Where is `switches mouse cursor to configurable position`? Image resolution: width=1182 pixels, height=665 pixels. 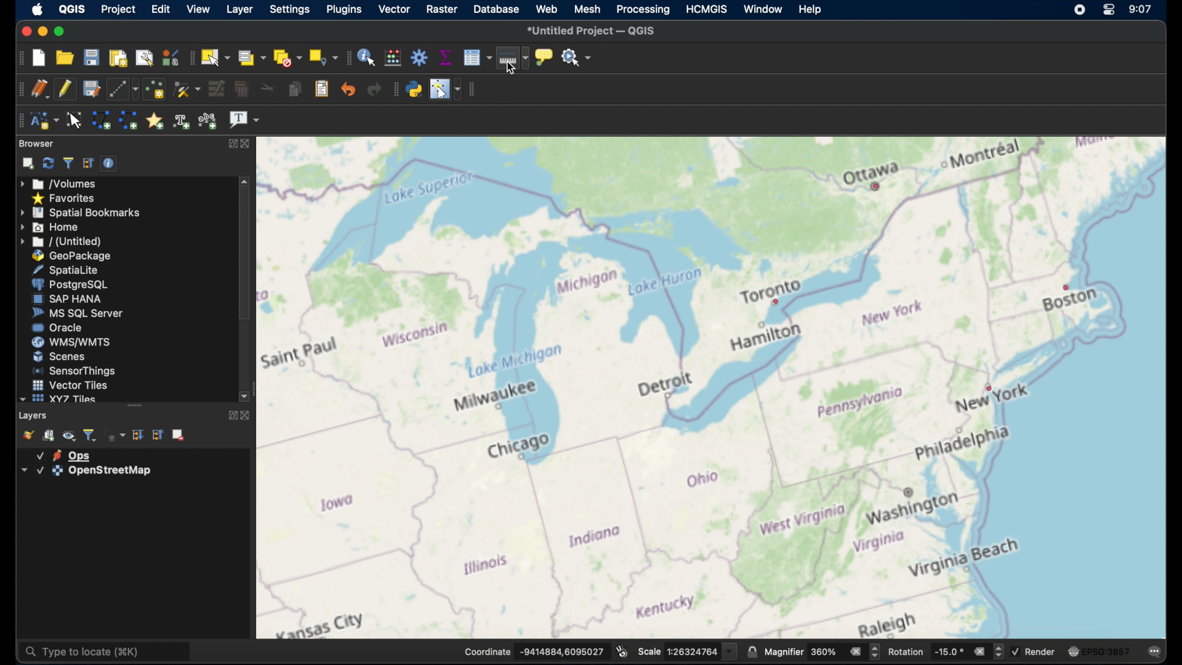
switches mouse cursor to configurable position is located at coordinates (446, 89).